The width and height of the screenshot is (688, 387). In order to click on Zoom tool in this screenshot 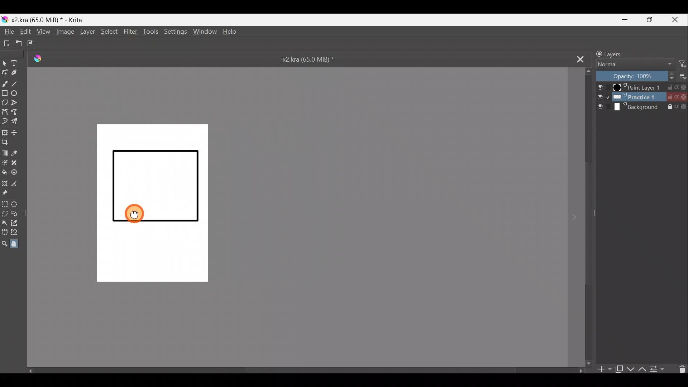, I will do `click(5, 244)`.